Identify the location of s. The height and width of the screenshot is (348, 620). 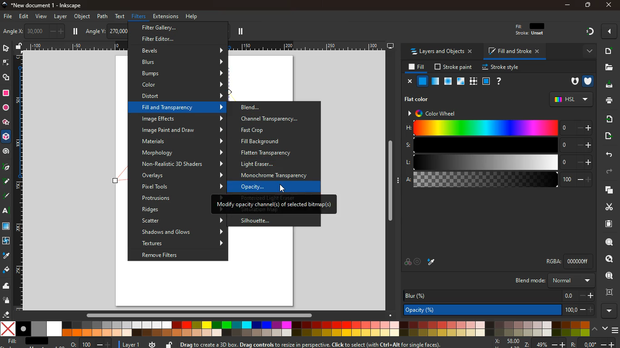
(498, 145).